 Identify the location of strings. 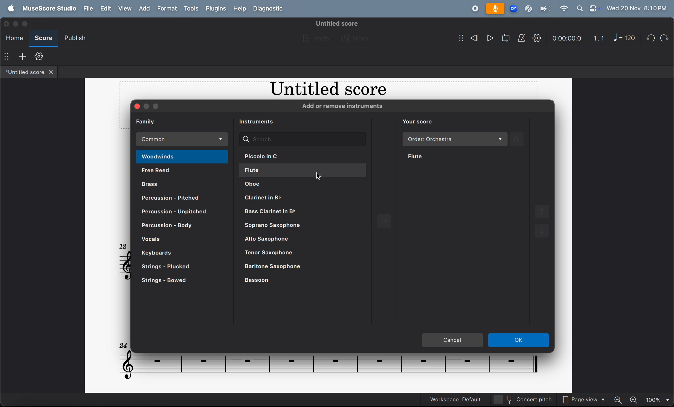
(178, 267).